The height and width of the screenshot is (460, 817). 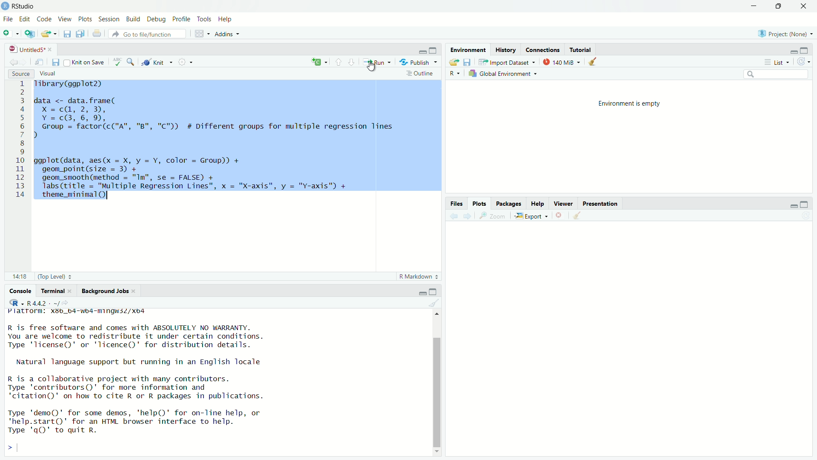 I want to click on minimise, so click(x=754, y=5).